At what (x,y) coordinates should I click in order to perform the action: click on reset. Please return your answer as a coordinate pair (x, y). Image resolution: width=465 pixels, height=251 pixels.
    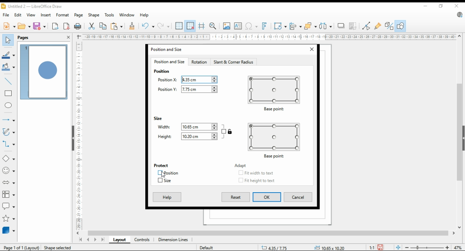
    Looking at the image, I should click on (237, 197).